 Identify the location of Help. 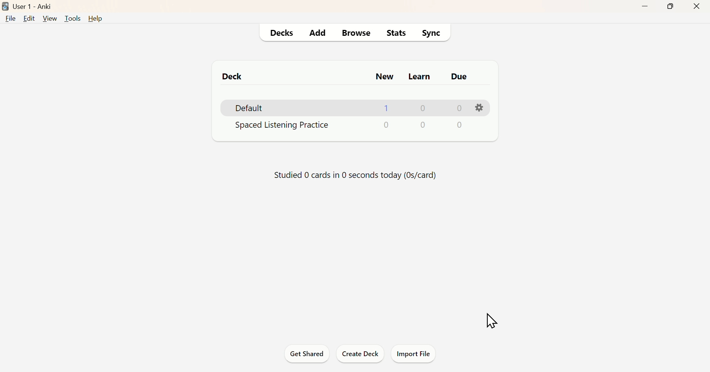
(95, 17).